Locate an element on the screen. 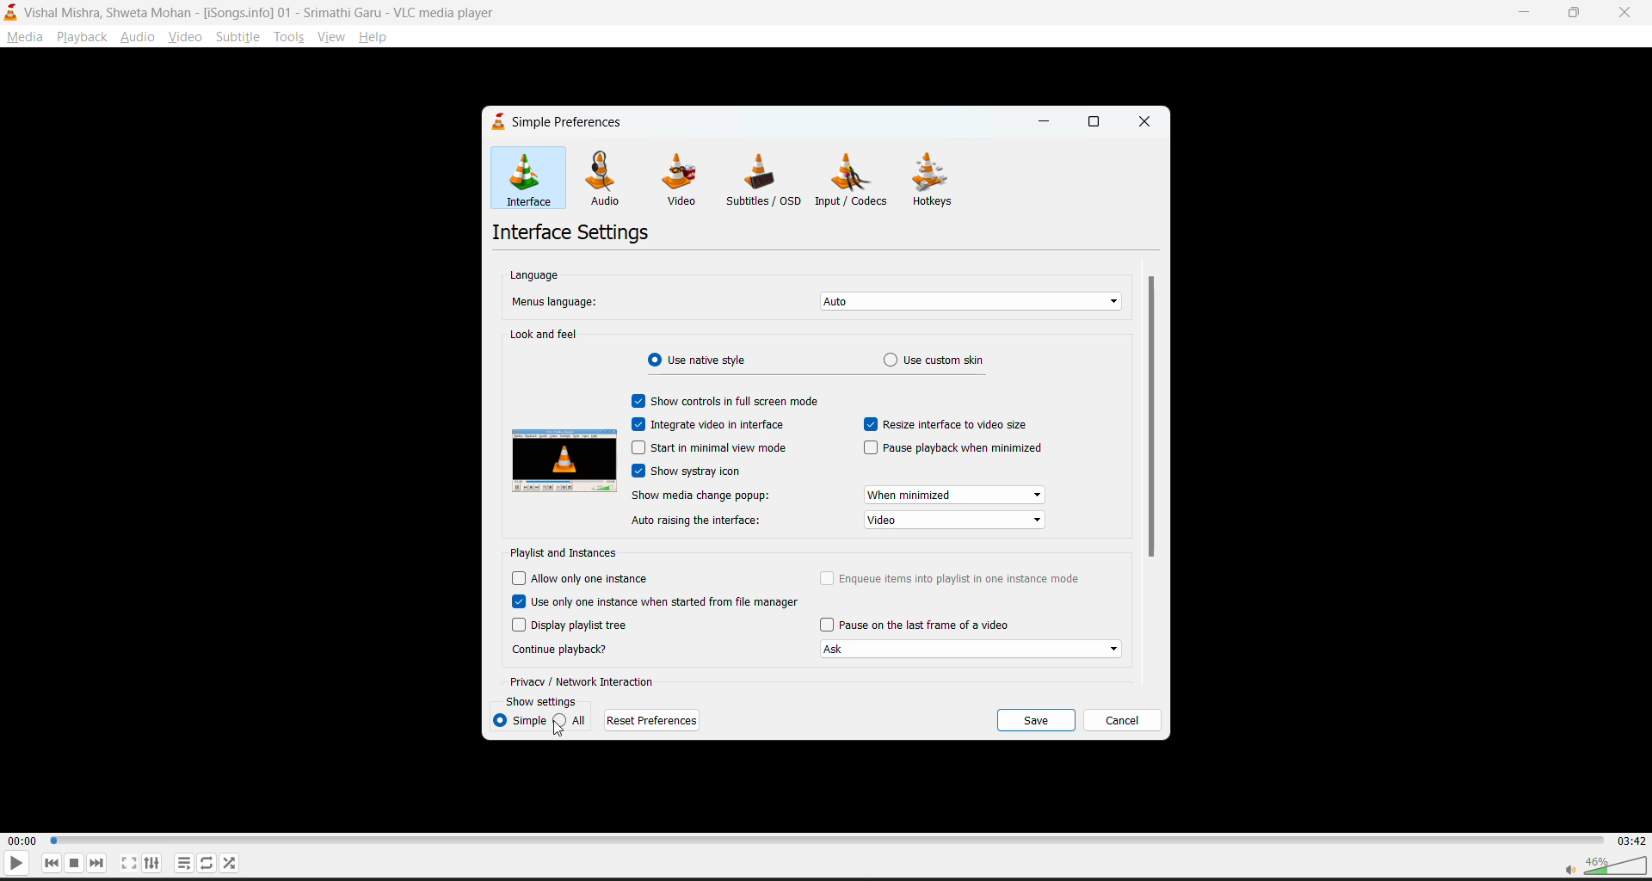 Image resolution: width=1652 pixels, height=881 pixels. view is located at coordinates (334, 40).